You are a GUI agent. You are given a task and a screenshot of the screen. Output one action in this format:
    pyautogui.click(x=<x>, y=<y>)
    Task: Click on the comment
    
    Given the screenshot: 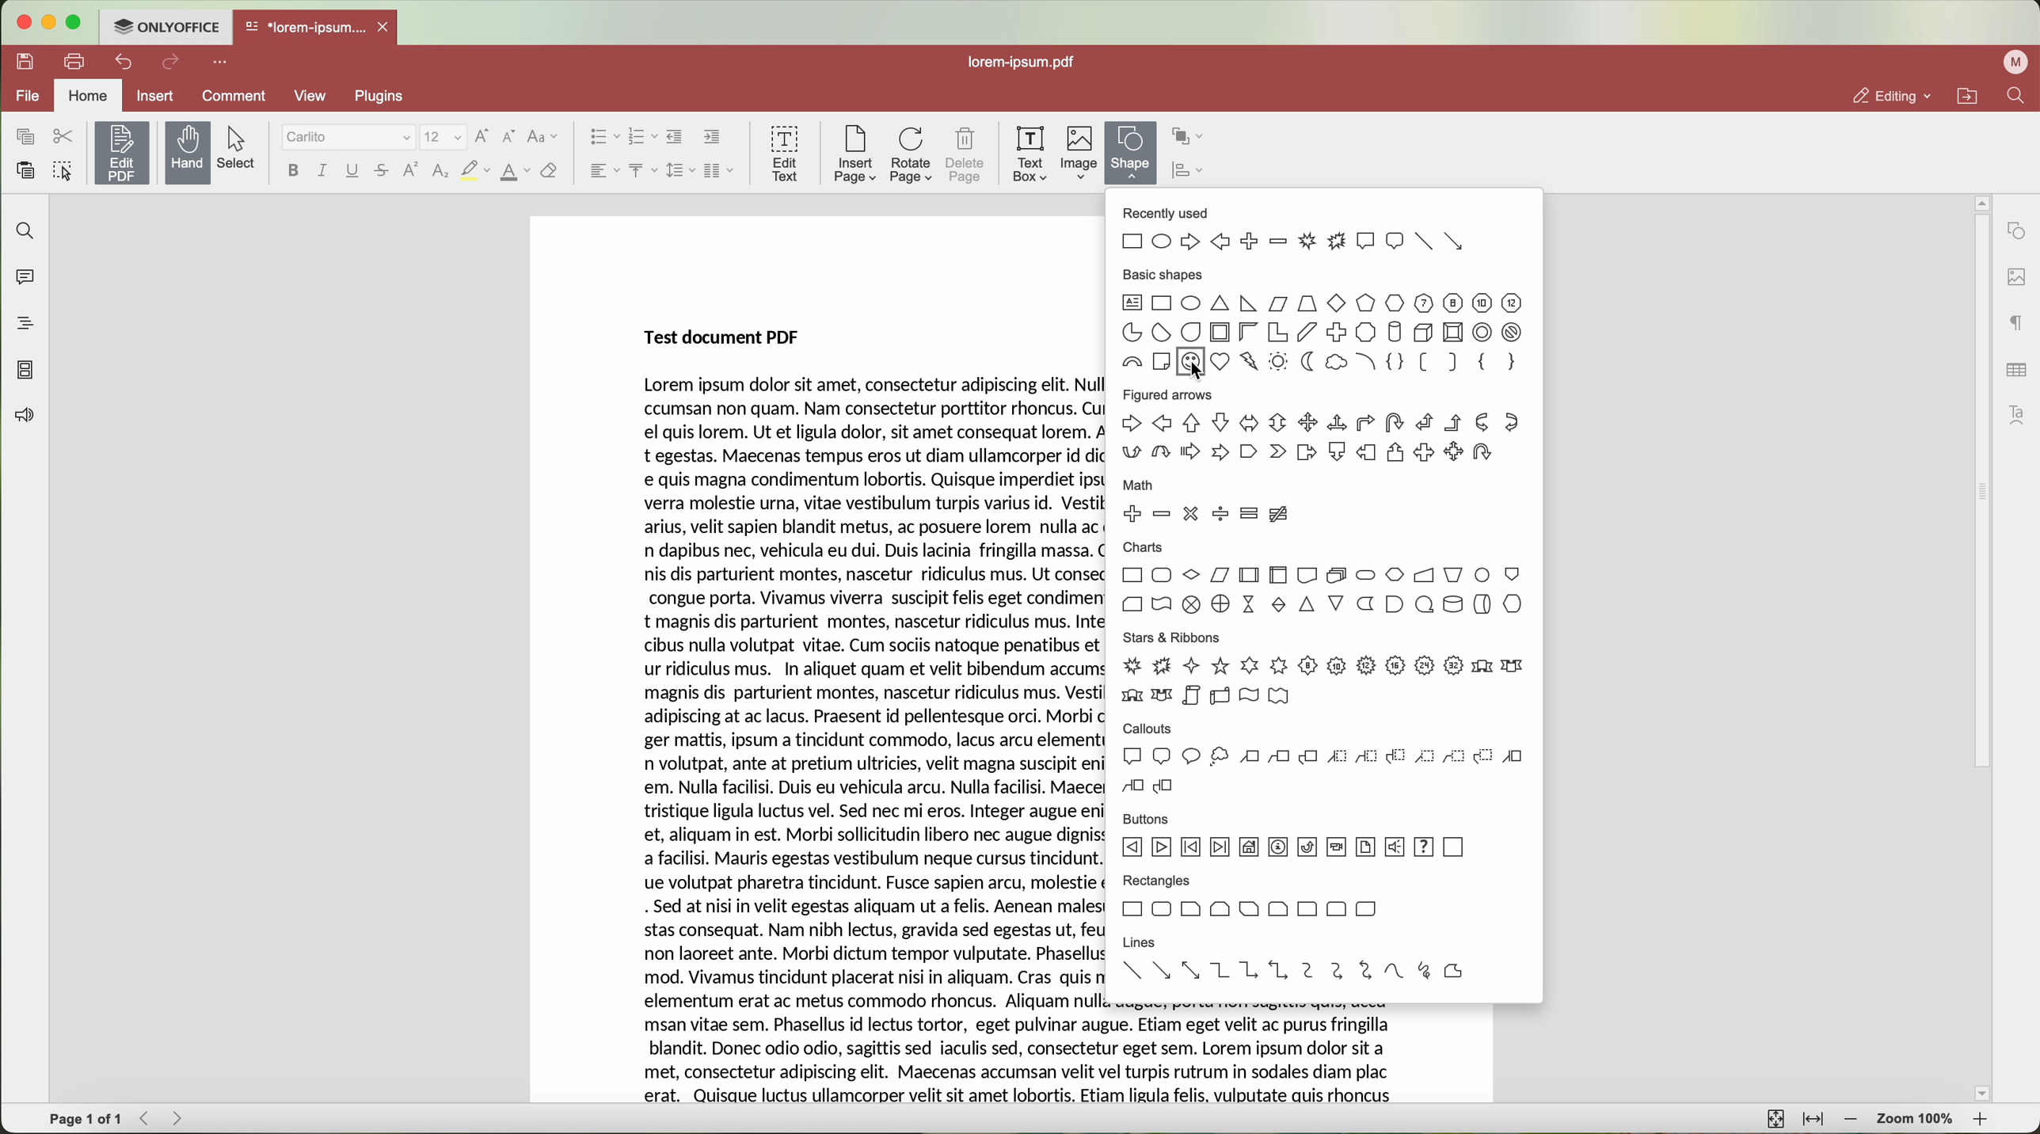 What is the action you would take?
    pyautogui.click(x=231, y=96)
    